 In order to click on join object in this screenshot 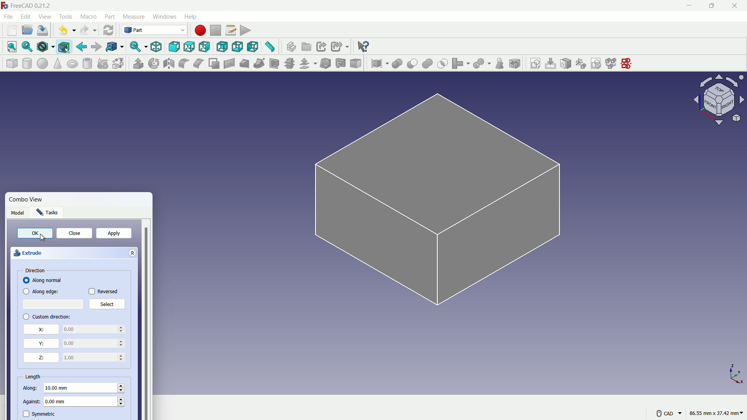, I will do `click(460, 63)`.